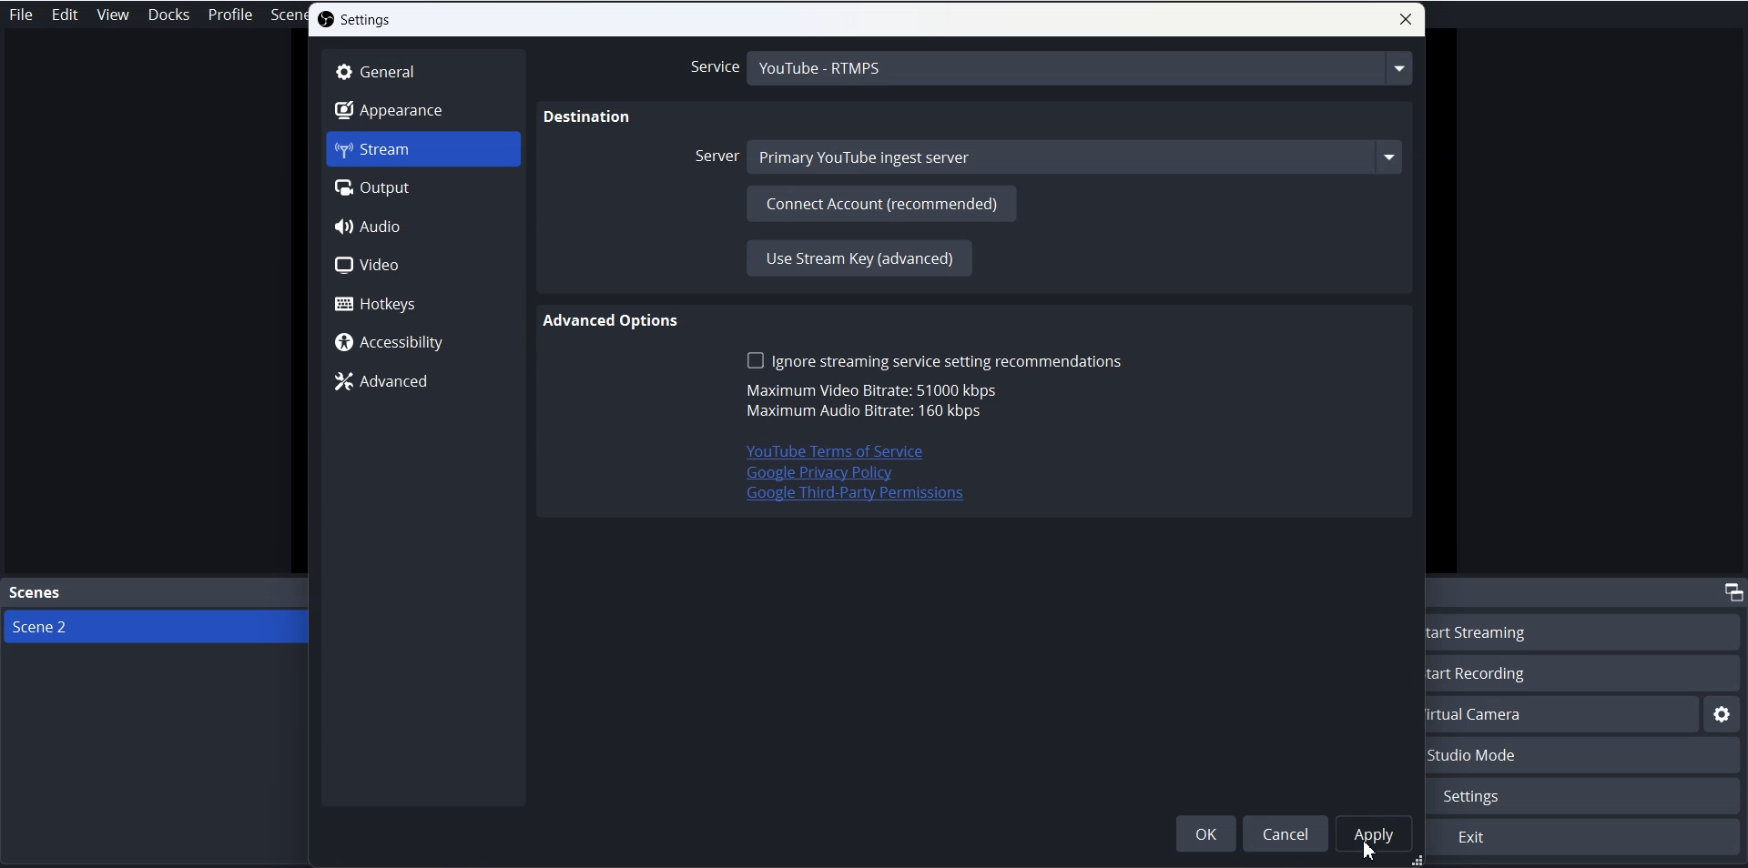  Describe the element at coordinates (421, 380) in the screenshot. I see `Advanced` at that location.